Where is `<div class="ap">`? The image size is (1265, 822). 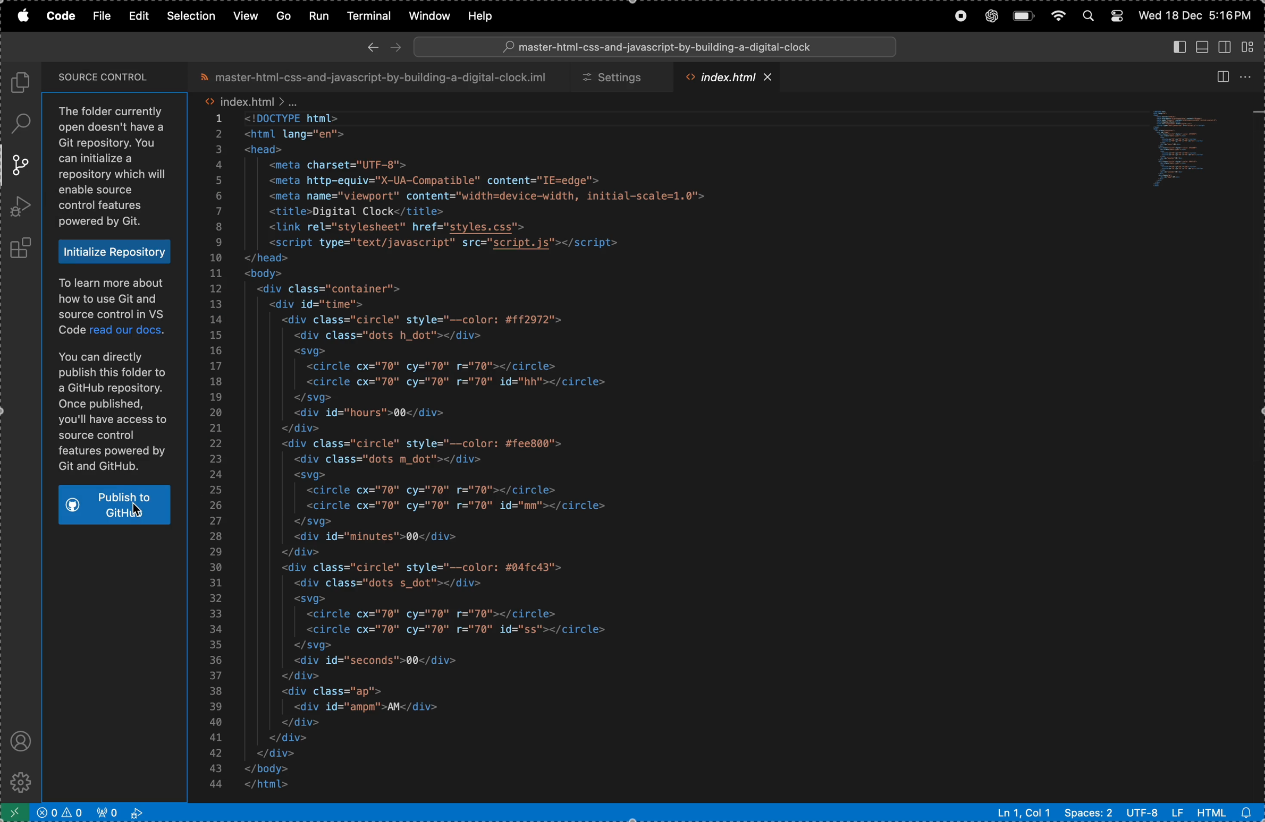
<div class="ap"> is located at coordinates (334, 693).